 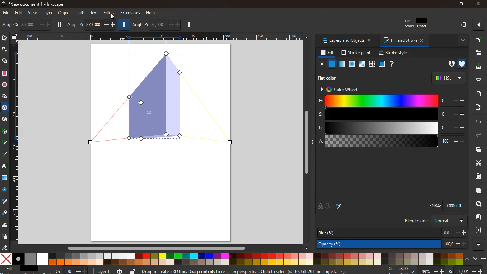 What do you see at coordinates (476, 163) in the screenshot?
I see `cut` at bounding box center [476, 163].